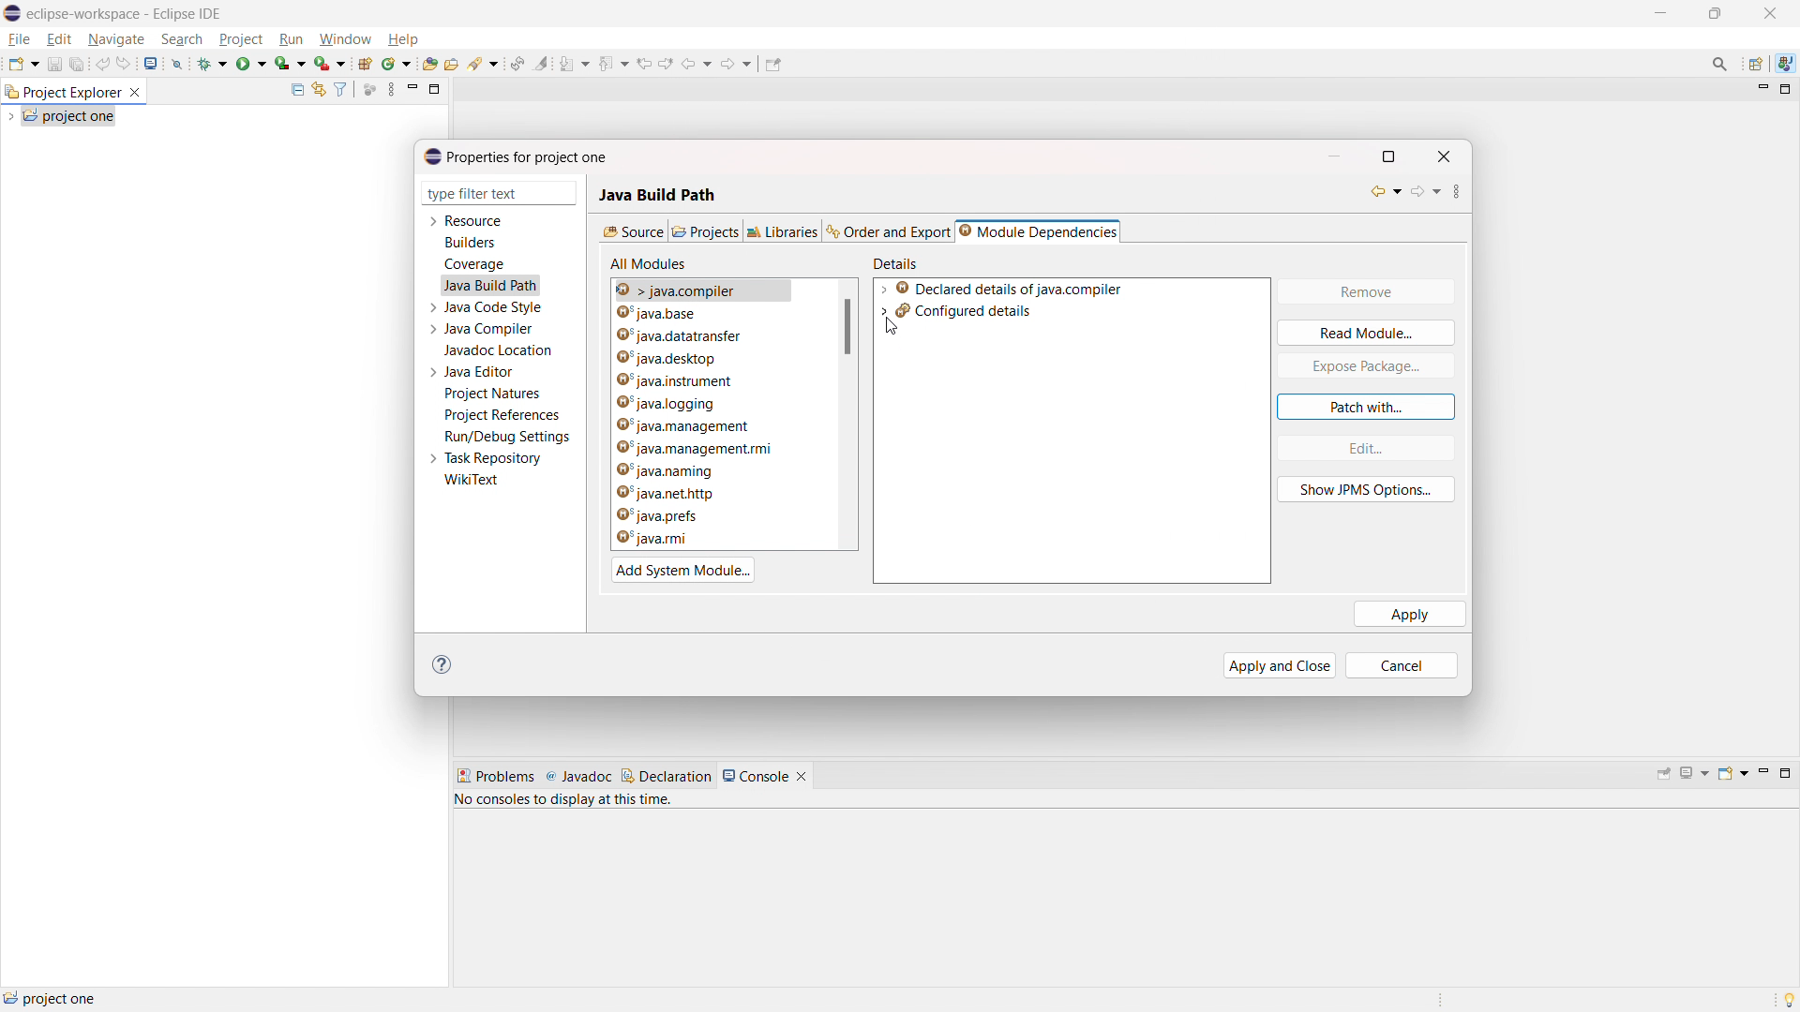 The height and width of the screenshot is (1012, 1800). I want to click on pin console, so click(1664, 775).